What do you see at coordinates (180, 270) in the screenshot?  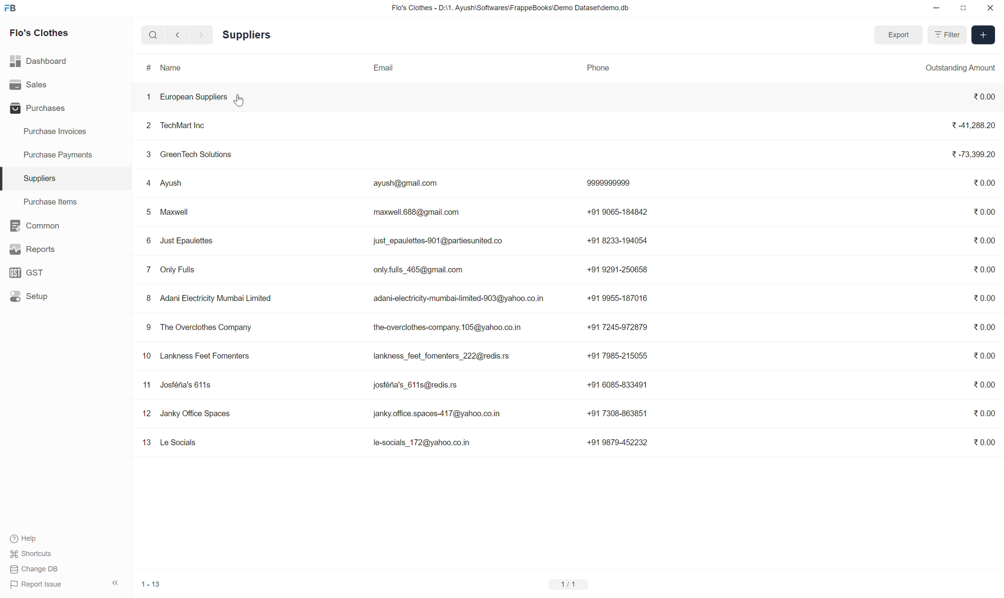 I see `Only Fulls` at bounding box center [180, 270].